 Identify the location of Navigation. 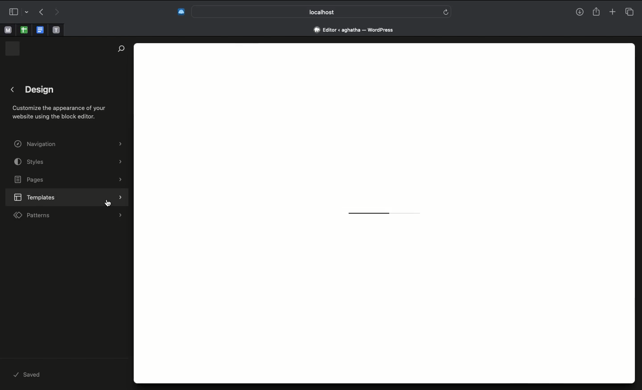
(70, 144).